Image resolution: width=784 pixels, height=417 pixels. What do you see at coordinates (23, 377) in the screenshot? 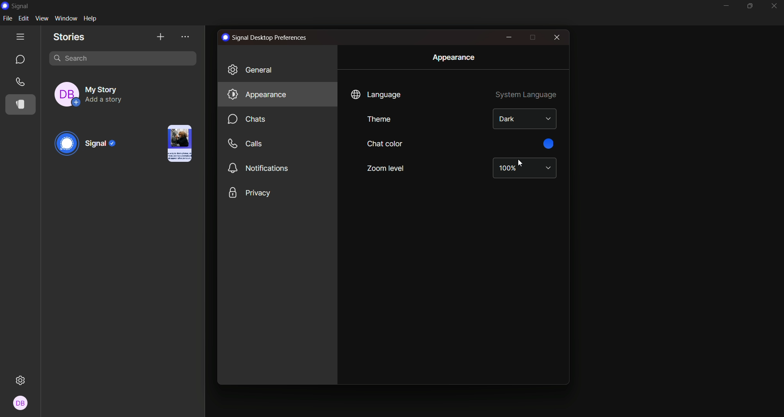
I see `settings` at bounding box center [23, 377].